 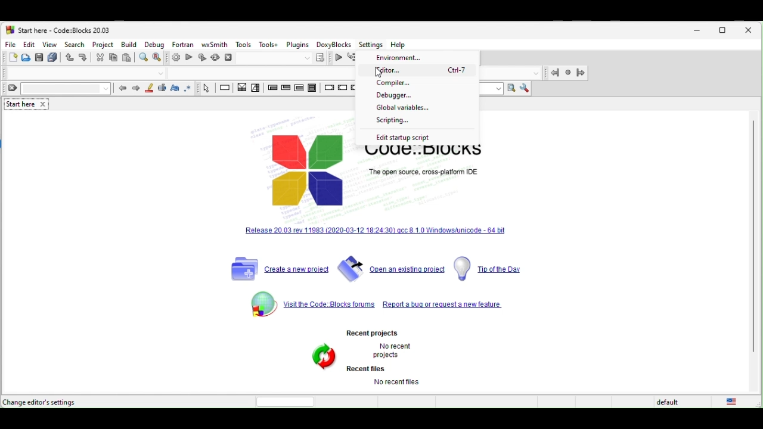 What do you see at coordinates (399, 45) in the screenshot?
I see `Help` at bounding box center [399, 45].